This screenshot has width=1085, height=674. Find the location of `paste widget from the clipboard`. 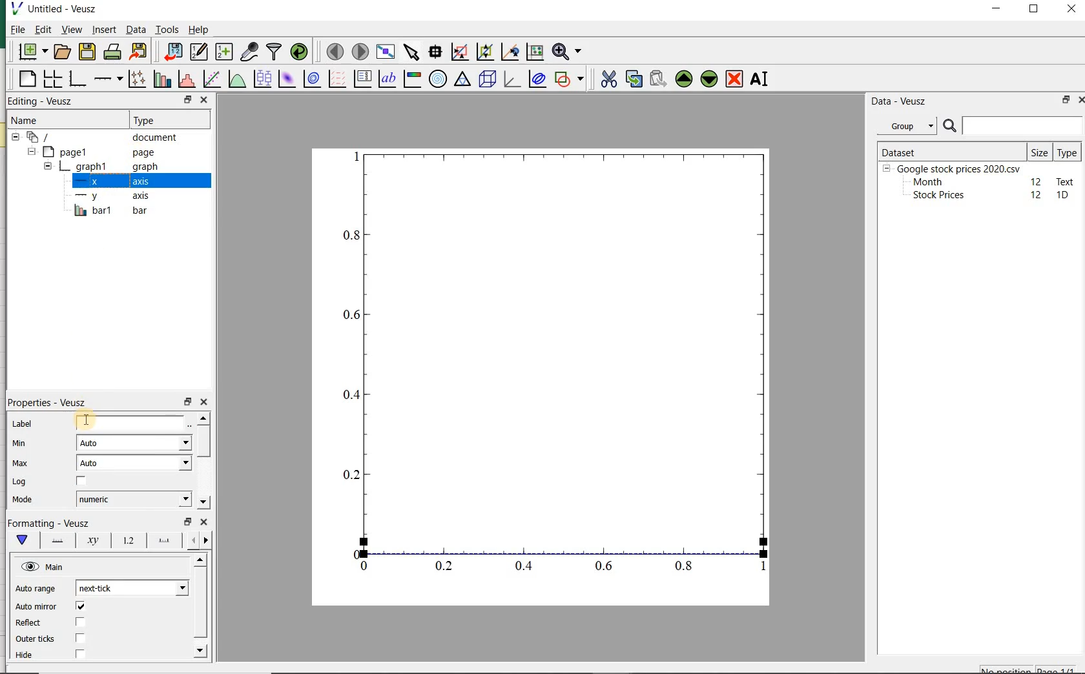

paste widget from the clipboard is located at coordinates (658, 79).